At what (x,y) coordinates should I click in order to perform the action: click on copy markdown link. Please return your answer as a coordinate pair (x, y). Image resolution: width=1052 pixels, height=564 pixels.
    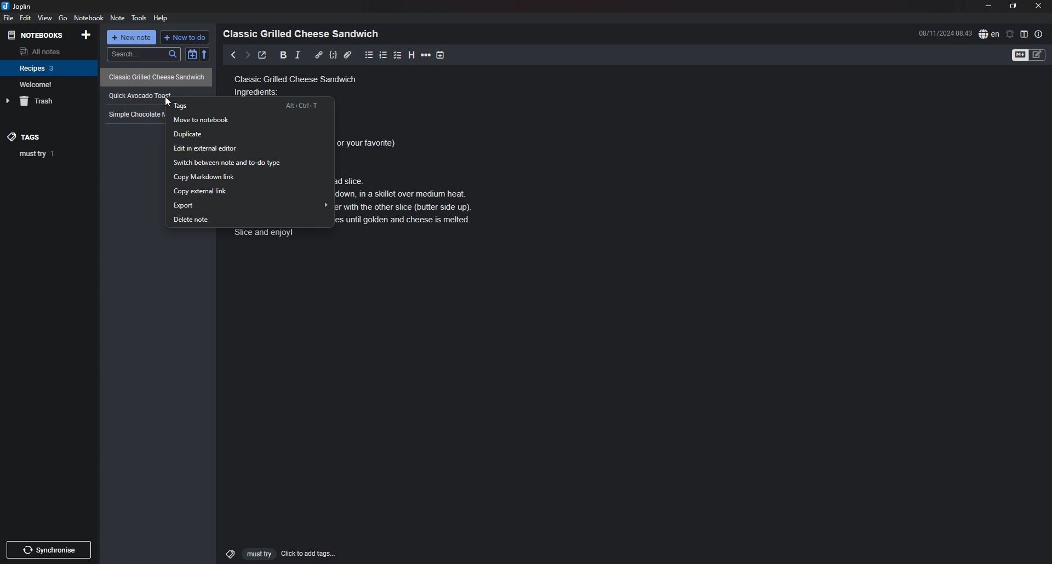
    Looking at the image, I should click on (249, 177).